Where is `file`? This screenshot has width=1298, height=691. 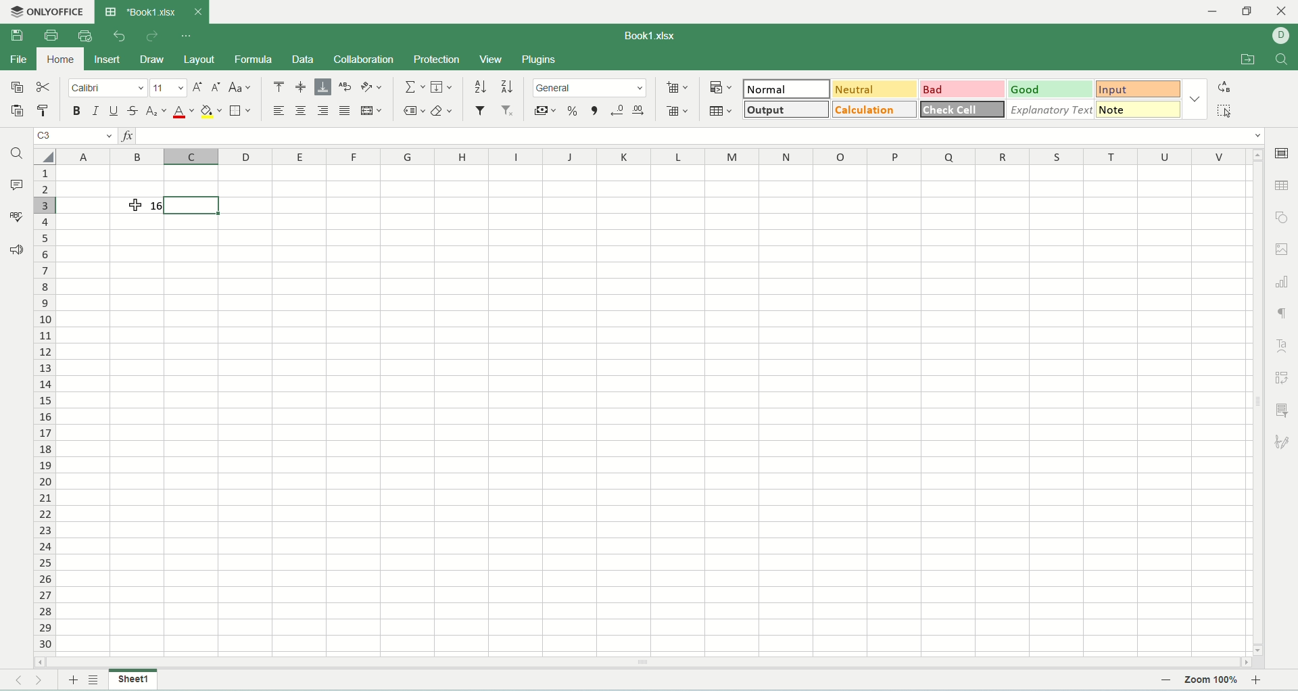
file is located at coordinates (18, 60).